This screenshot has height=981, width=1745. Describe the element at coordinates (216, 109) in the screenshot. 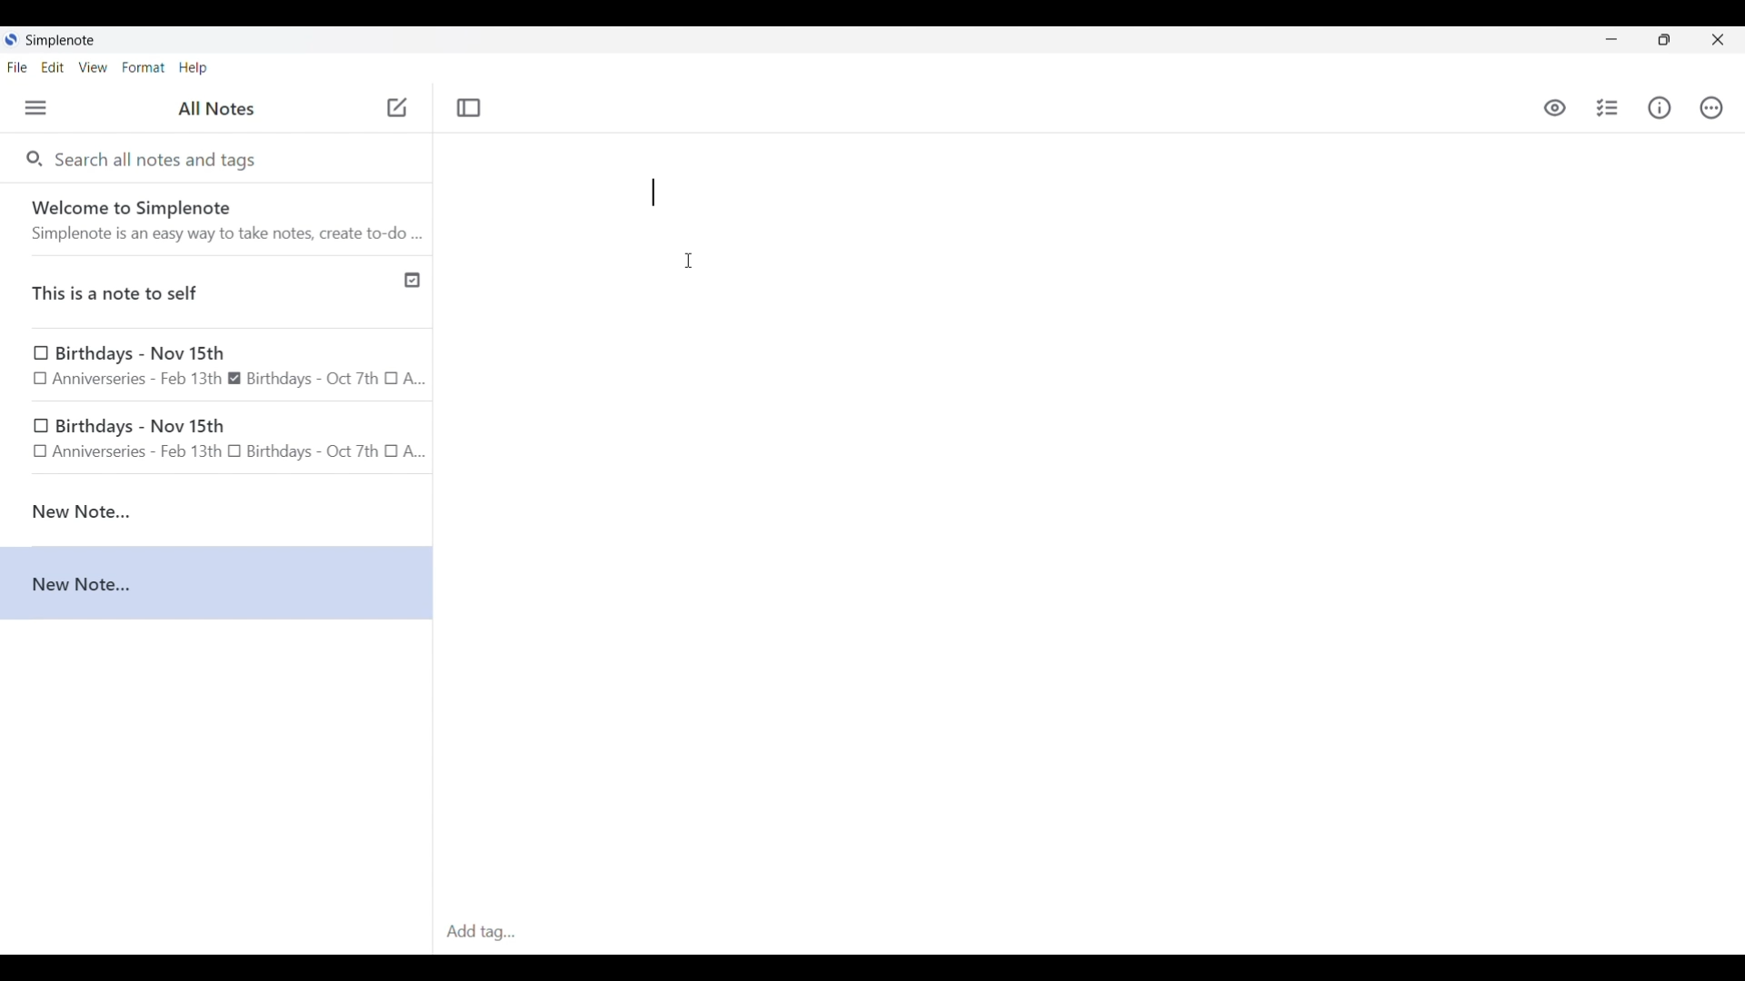

I see `Title of left side panel` at that location.